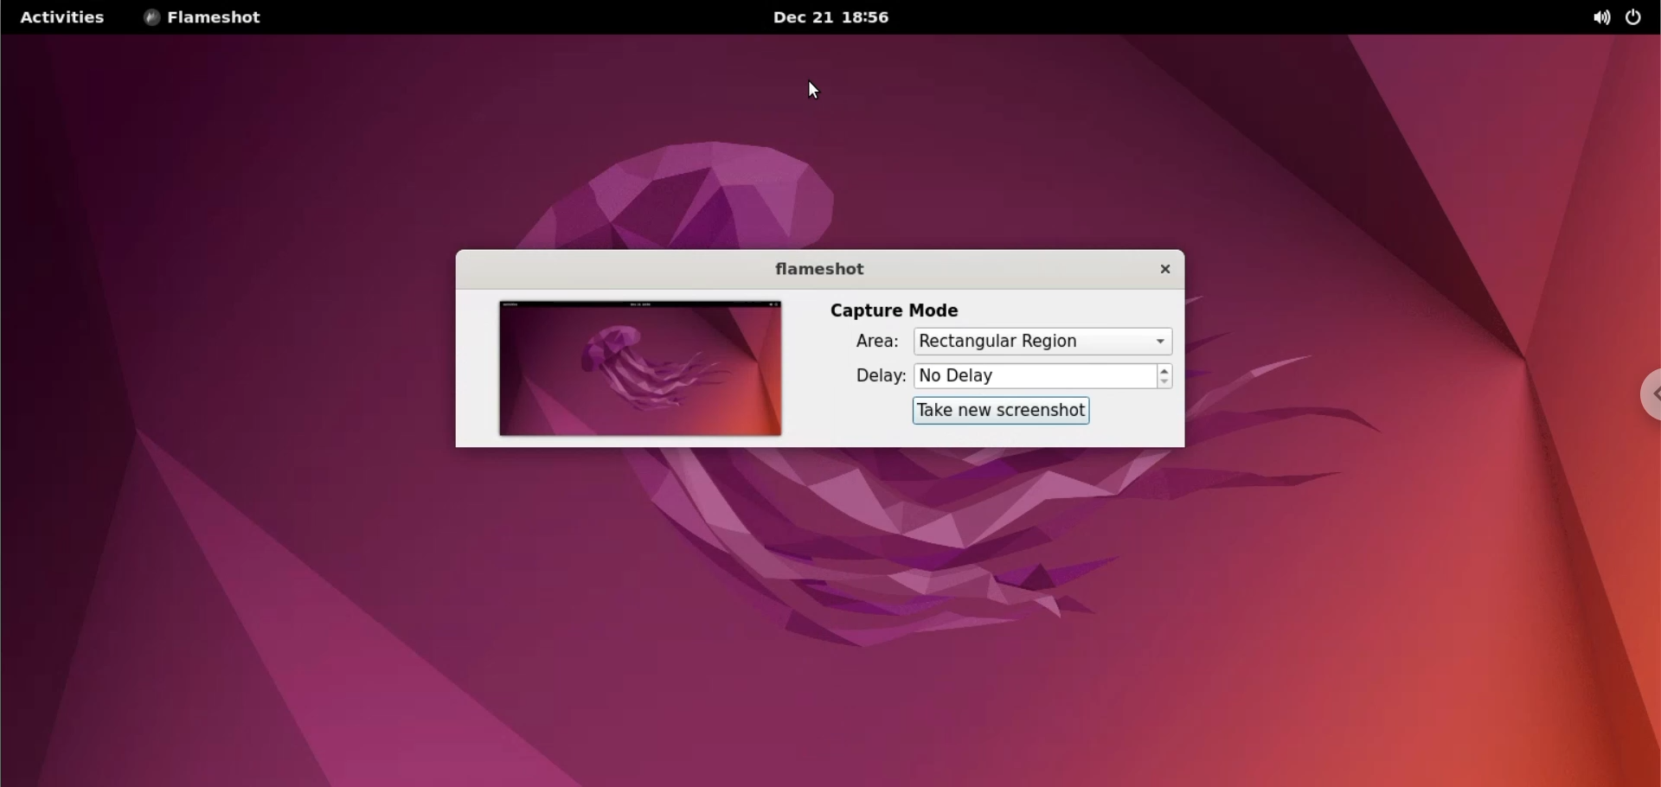 The height and width of the screenshot is (787, 1661). What do you see at coordinates (817, 95) in the screenshot?
I see `cursor ` at bounding box center [817, 95].